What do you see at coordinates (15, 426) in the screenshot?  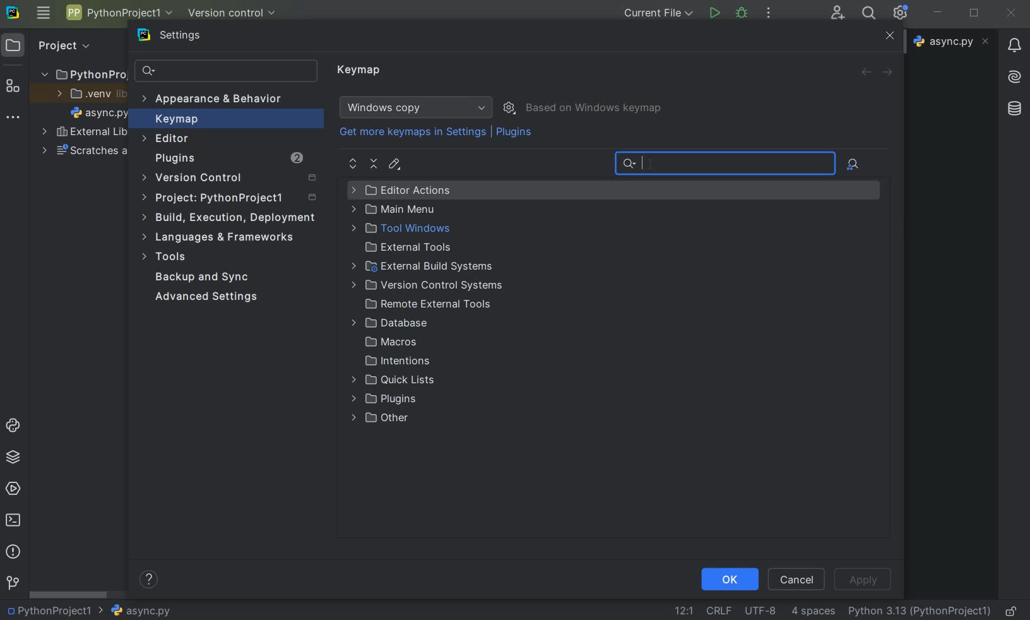 I see `python console` at bounding box center [15, 426].